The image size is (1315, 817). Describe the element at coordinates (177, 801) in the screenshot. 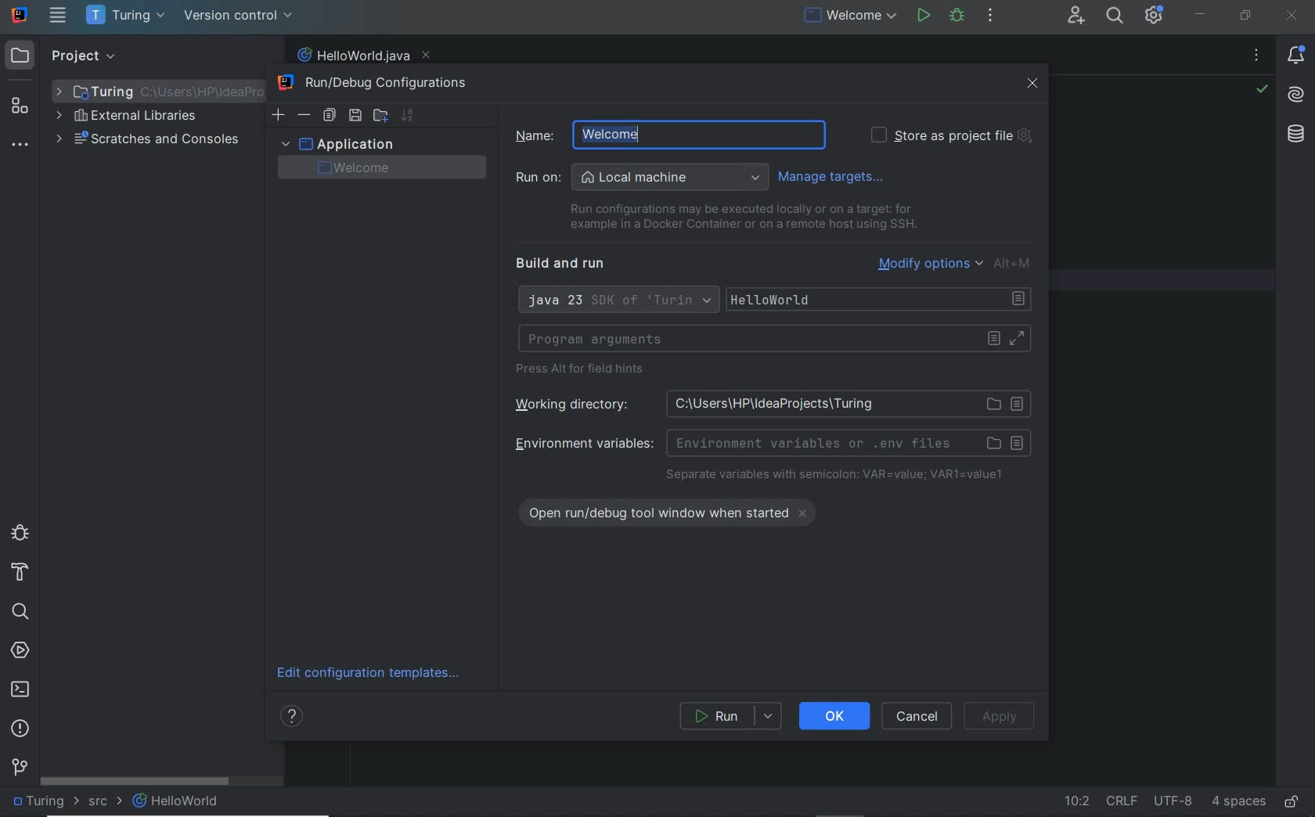

I see `HelloWorld` at that location.